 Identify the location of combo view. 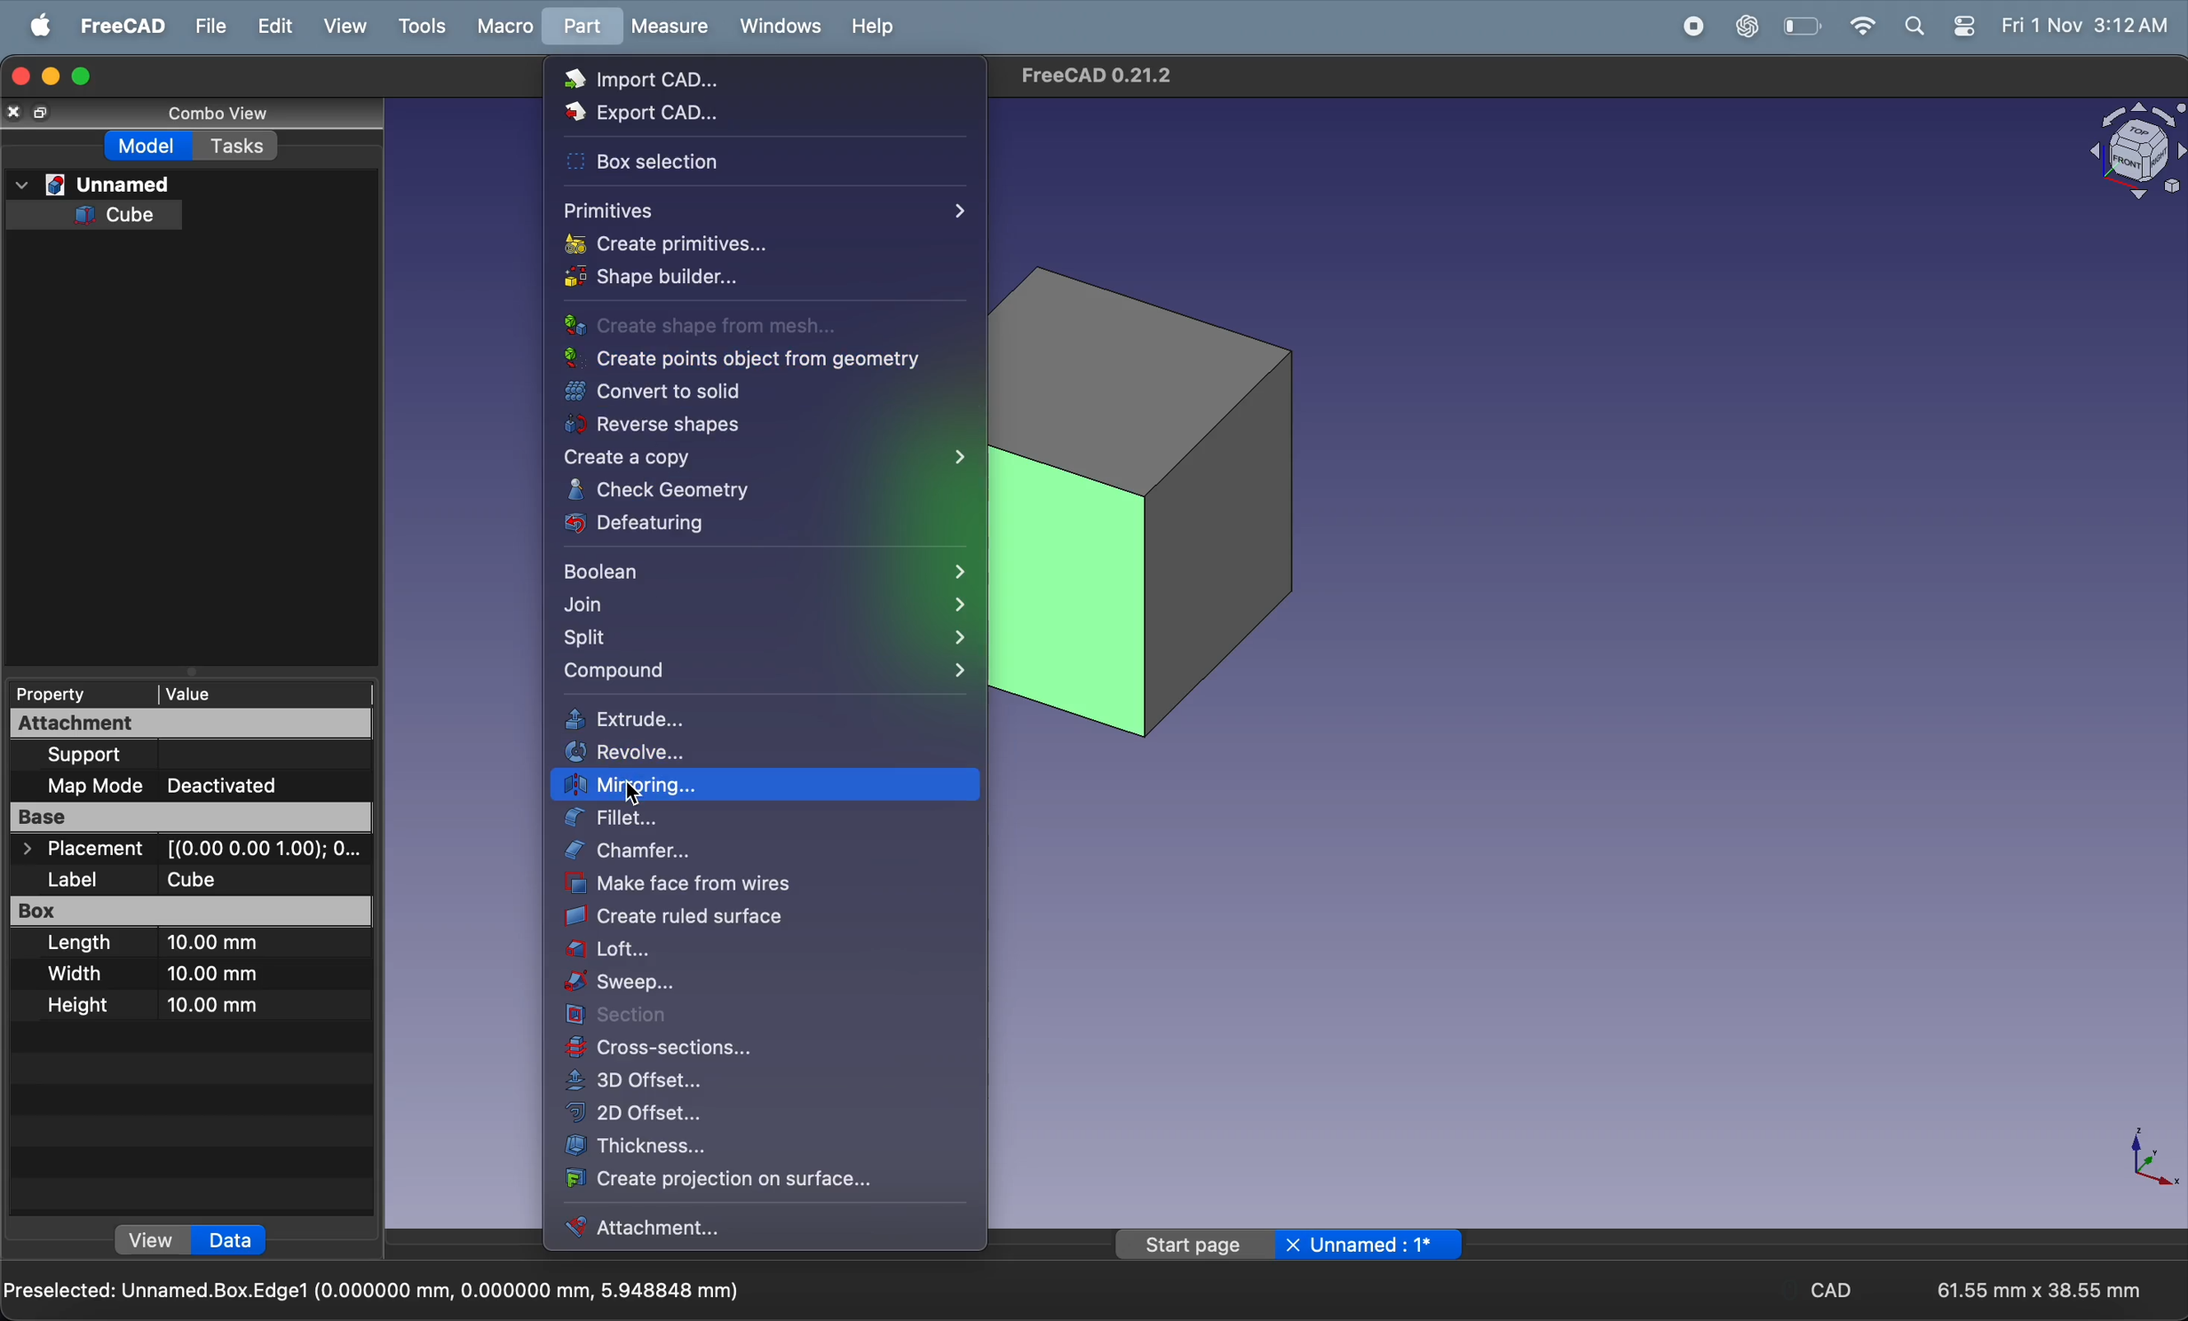
(219, 115).